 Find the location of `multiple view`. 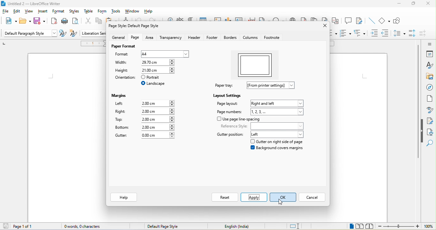

multiple view is located at coordinates (360, 226).